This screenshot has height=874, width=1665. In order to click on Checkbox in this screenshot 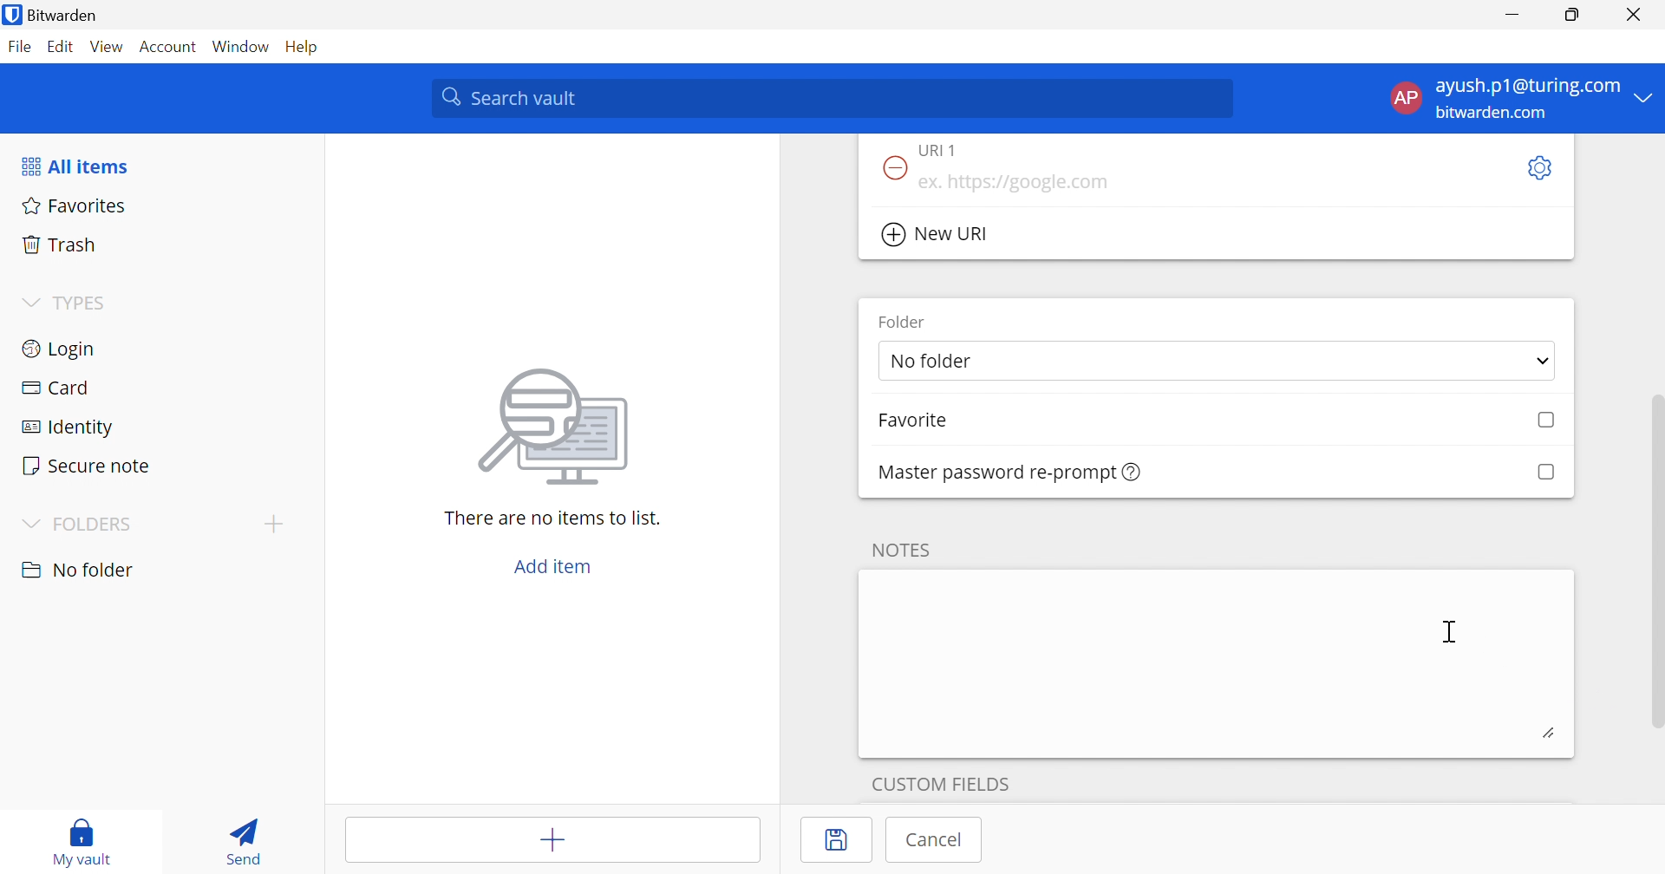, I will do `click(1544, 473)`.